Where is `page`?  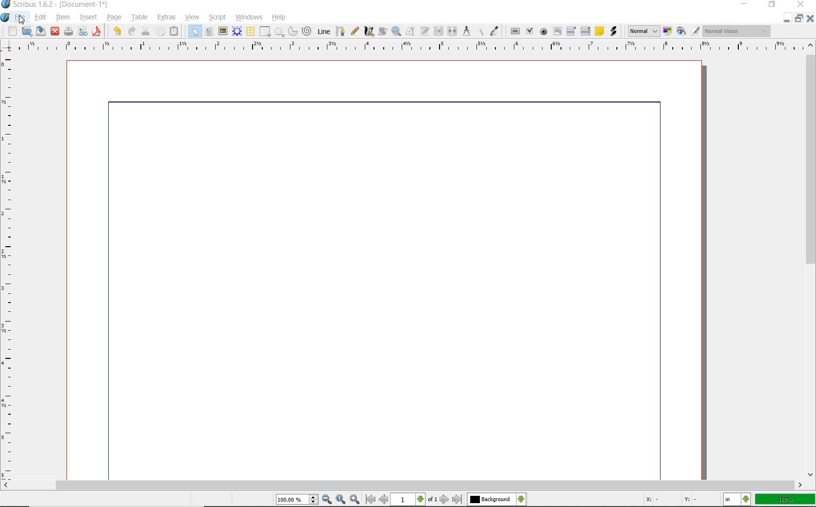 page is located at coordinates (116, 17).